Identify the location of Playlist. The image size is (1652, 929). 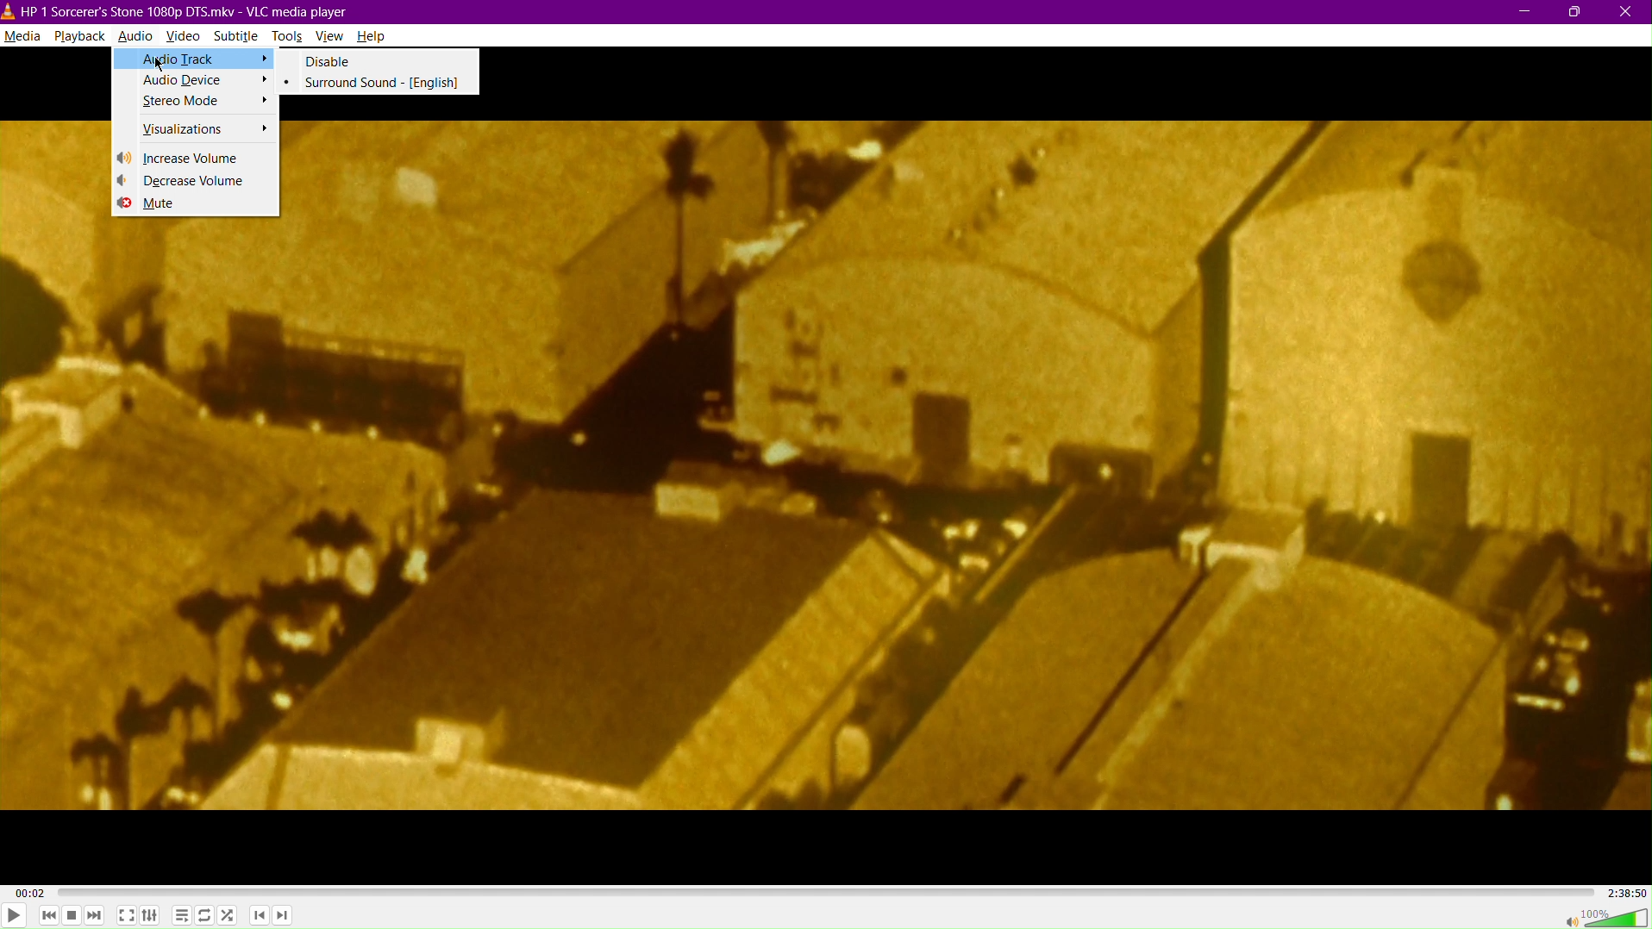
(179, 916).